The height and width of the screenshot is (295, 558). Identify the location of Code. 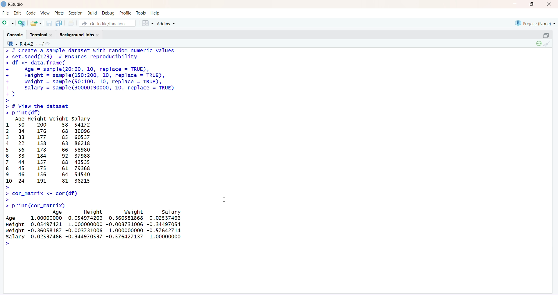
(30, 13).